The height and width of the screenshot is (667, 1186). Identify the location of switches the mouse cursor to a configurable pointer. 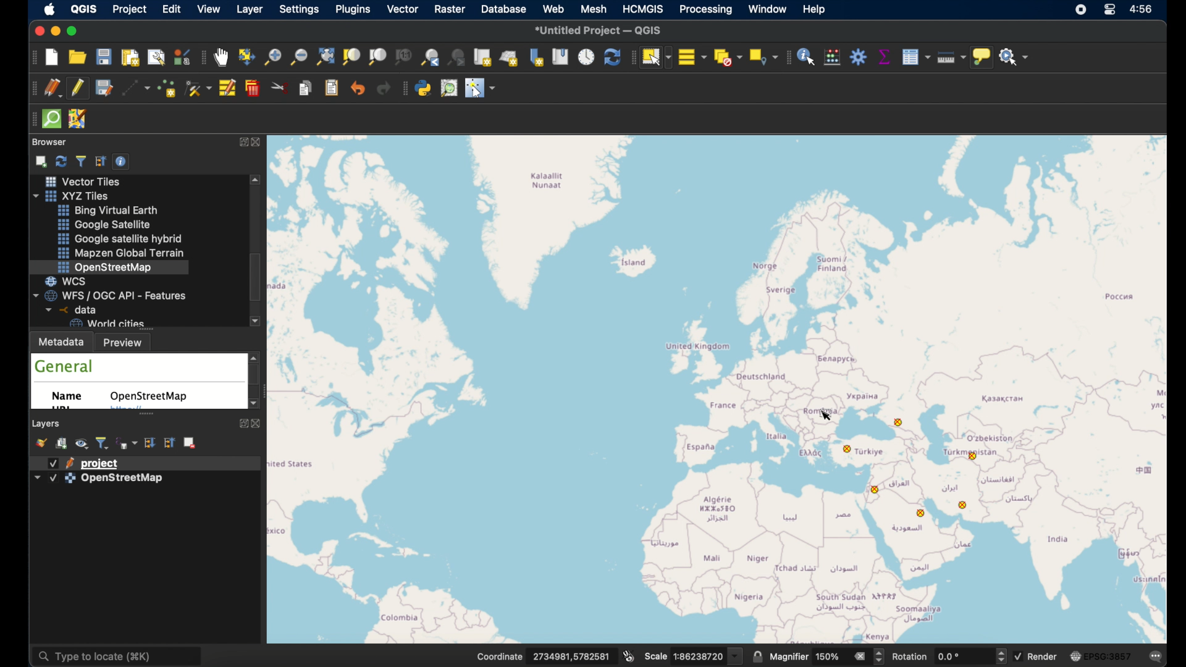
(481, 88).